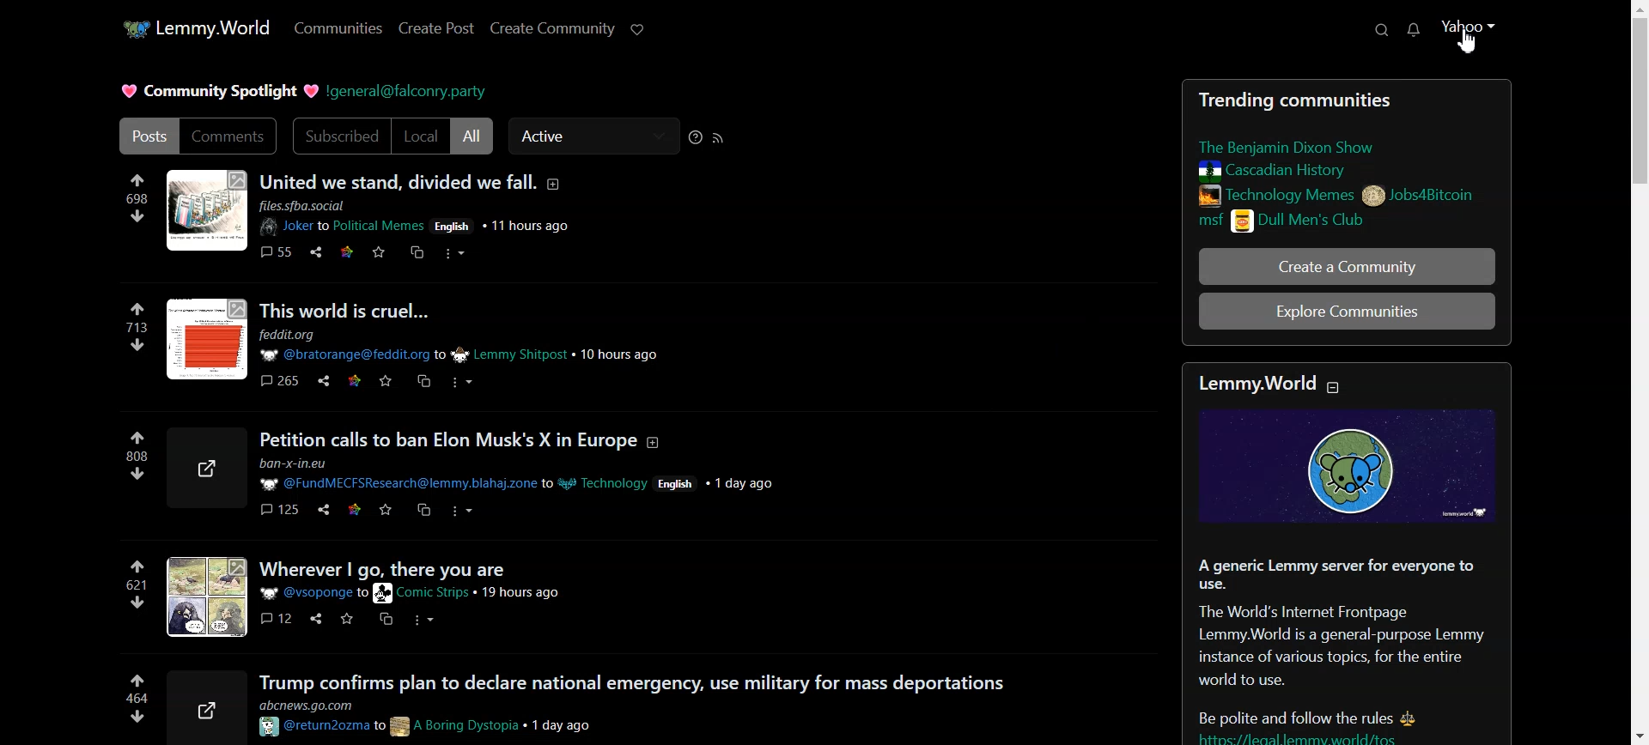 This screenshot has width=1649, height=745. Describe the element at coordinates (360, 594) in the screenshot. I see `user id` at that location.